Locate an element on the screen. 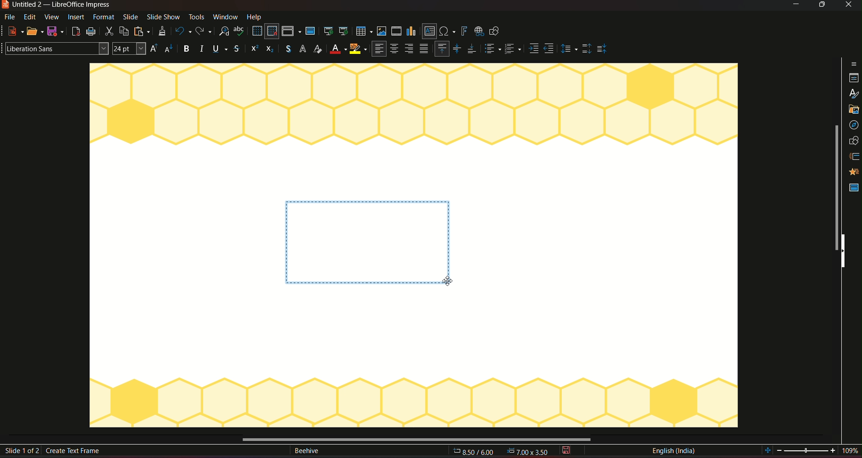 The width and height of the screenshot is (862, 458). animation is located at coordinates (853, 154).